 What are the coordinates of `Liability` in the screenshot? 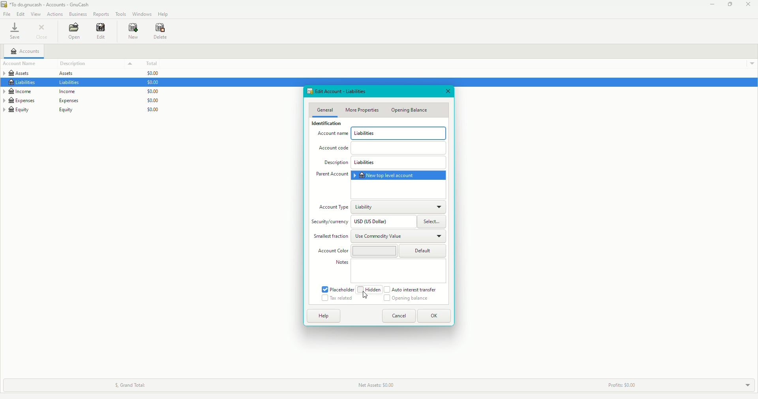 It's located at (400, 207).